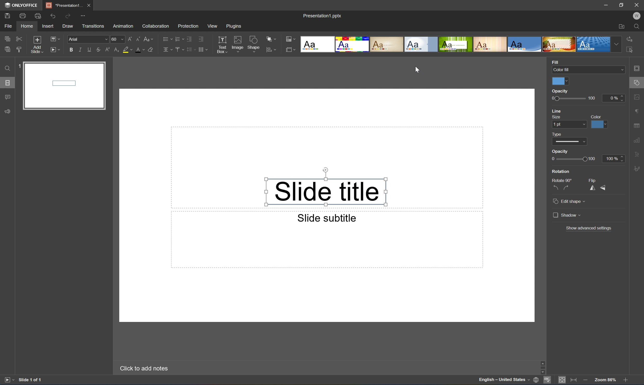  Describe the element at coordinates (322, 17) in the screenshot. I see `Presentation1.pptx` at that location.